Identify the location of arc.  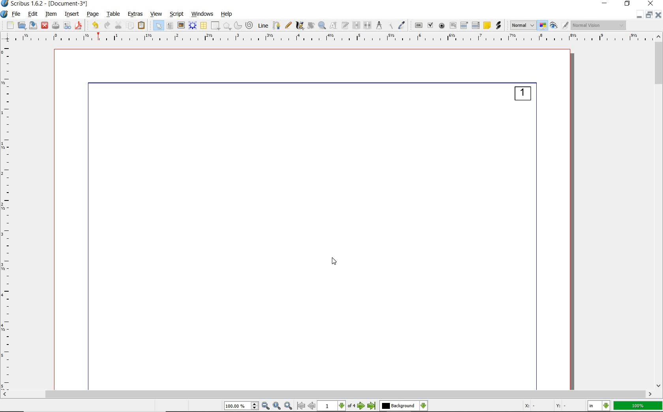
(237, 25).